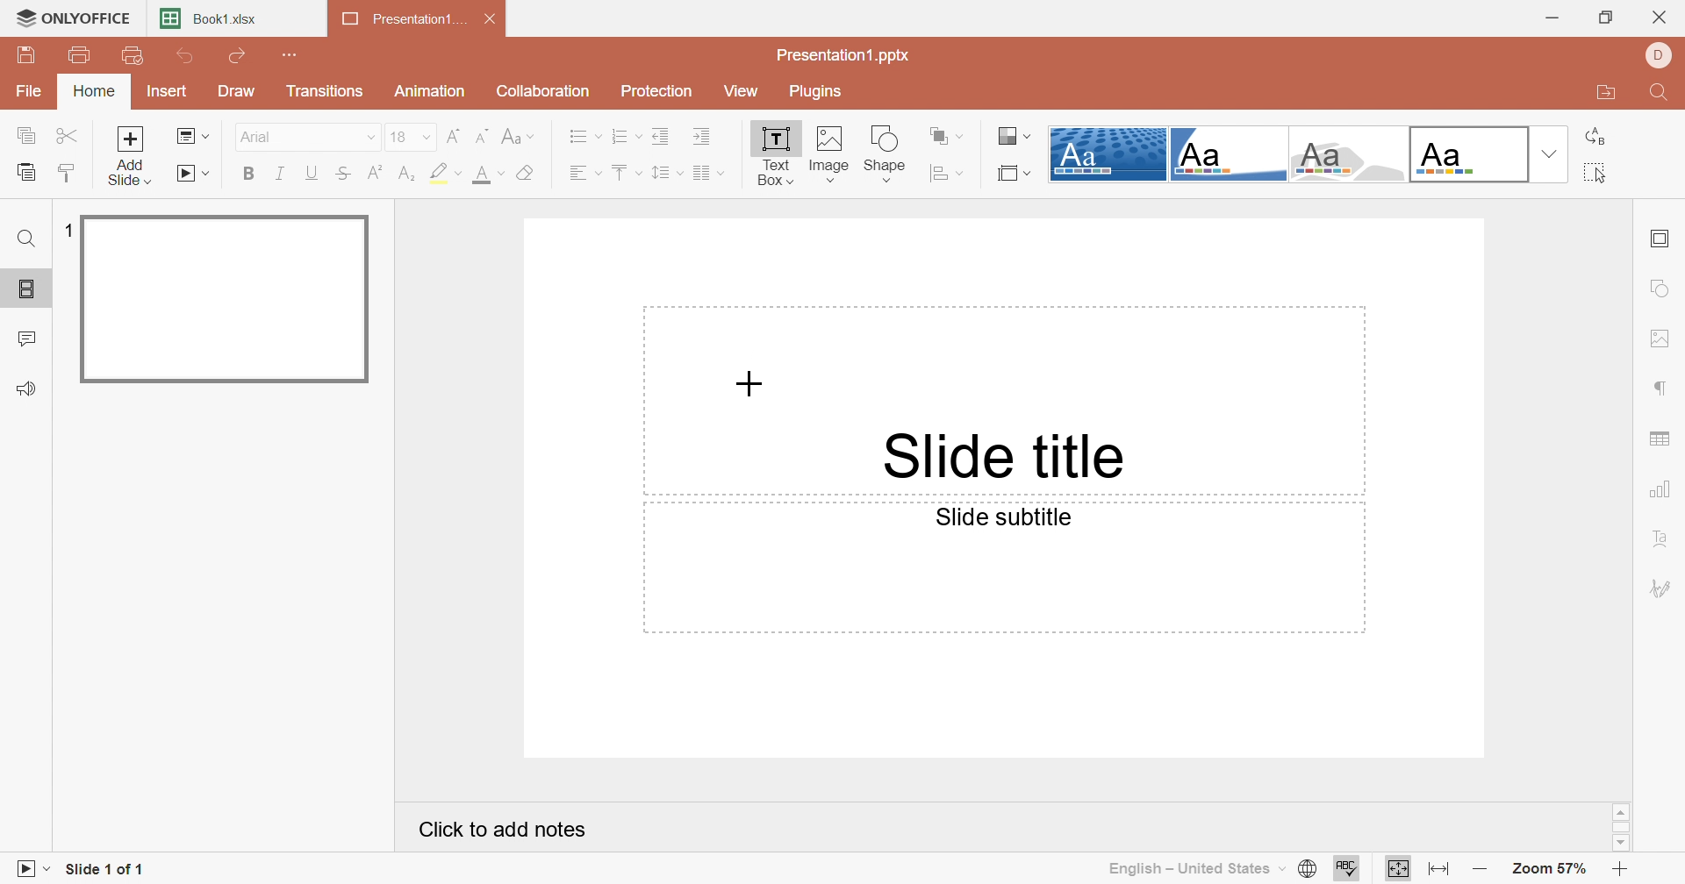 The image size is (1685, 884). What do you see at coordinates (131, 54) in the screenshot?
I see `Quick print` at bounding box center [131, 54].